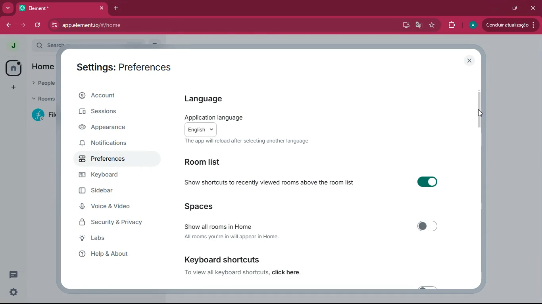 The height and width of the screenshot is (304, 542). I want to click on appearance, so click(107, 127).